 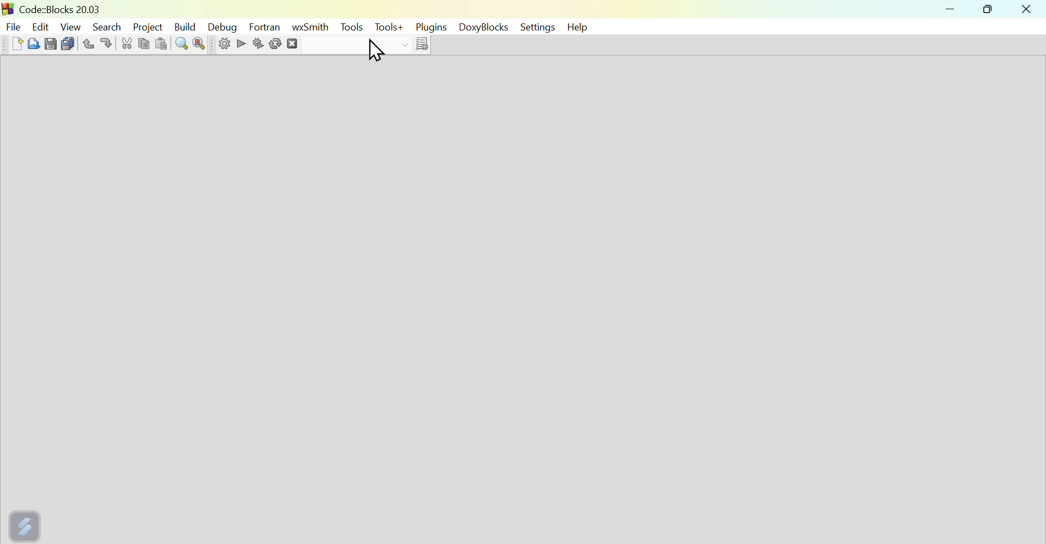 What do you see at coordinates (11, 44) in the screenshot?
I see `new` at bounding box center [11, 44].